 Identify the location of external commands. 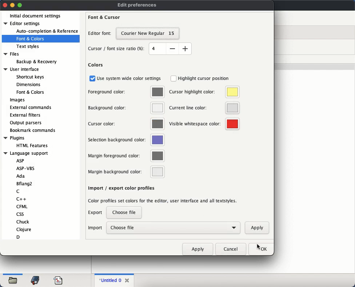
(32, 107).